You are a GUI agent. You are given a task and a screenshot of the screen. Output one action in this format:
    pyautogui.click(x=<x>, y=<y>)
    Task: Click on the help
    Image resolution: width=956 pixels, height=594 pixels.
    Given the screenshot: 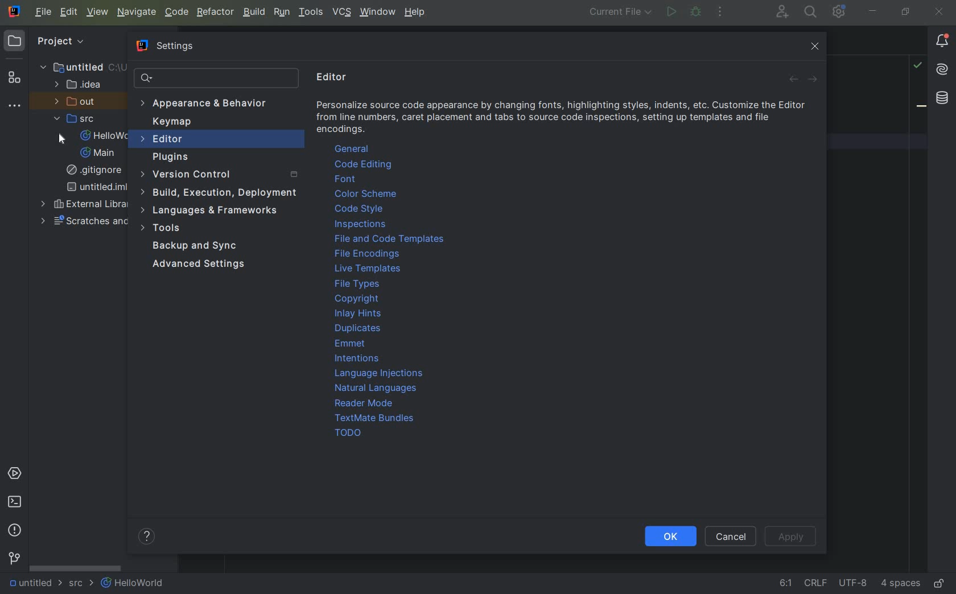 What is the action you would take?
    pyautogui.click(x=416, y=14)
    